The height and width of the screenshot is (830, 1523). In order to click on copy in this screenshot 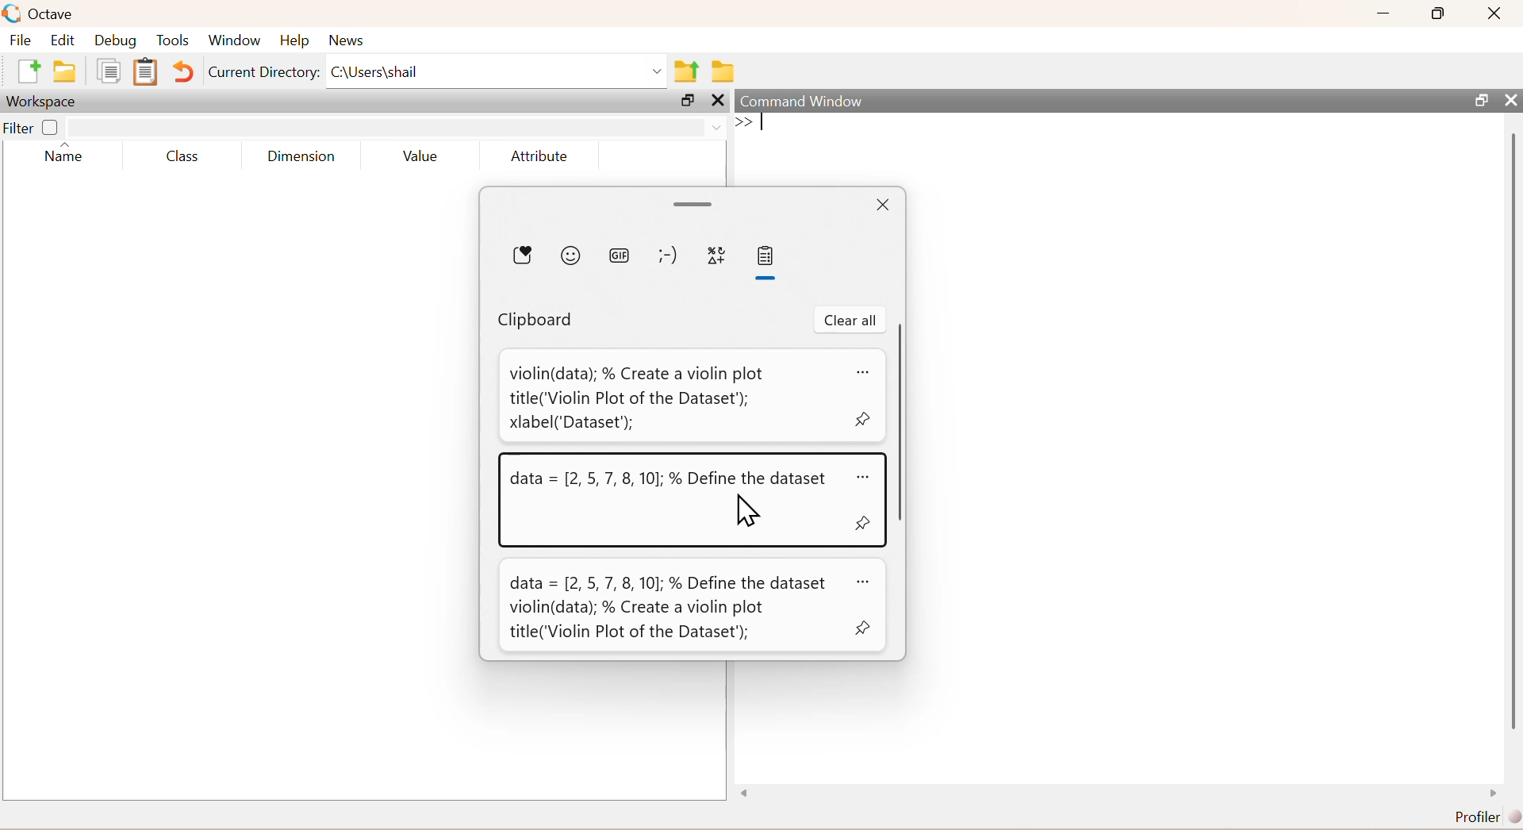, I will do `click(109, 71)`.